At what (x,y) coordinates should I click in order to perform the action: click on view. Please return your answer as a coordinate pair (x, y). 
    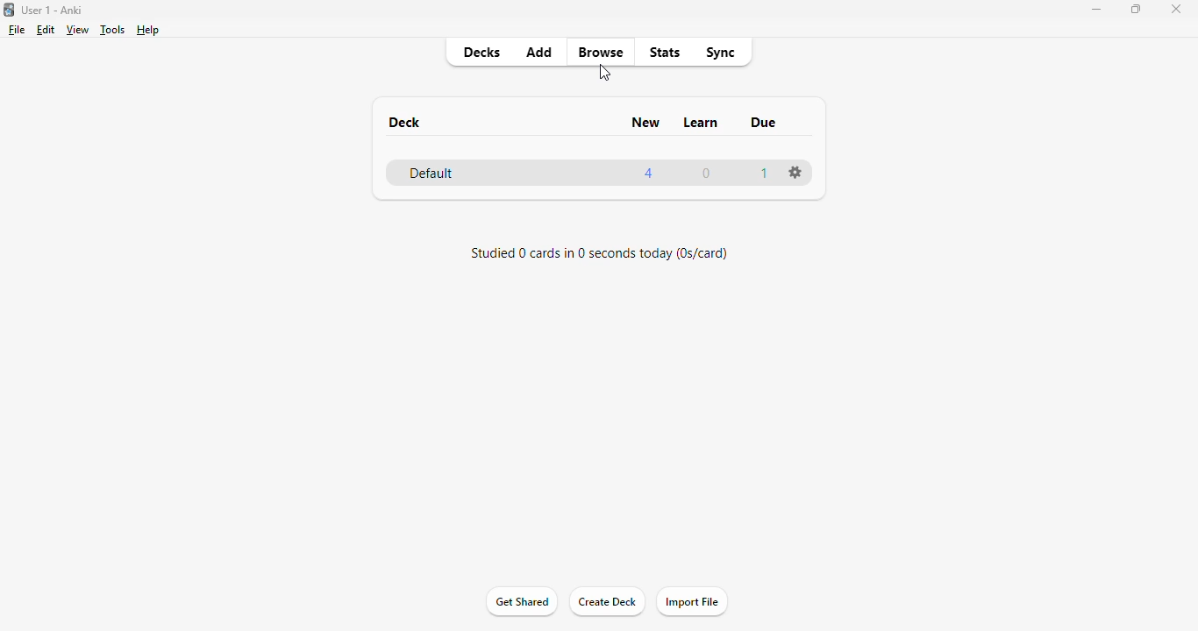
    Looking at the image, I should click on (78, 30).